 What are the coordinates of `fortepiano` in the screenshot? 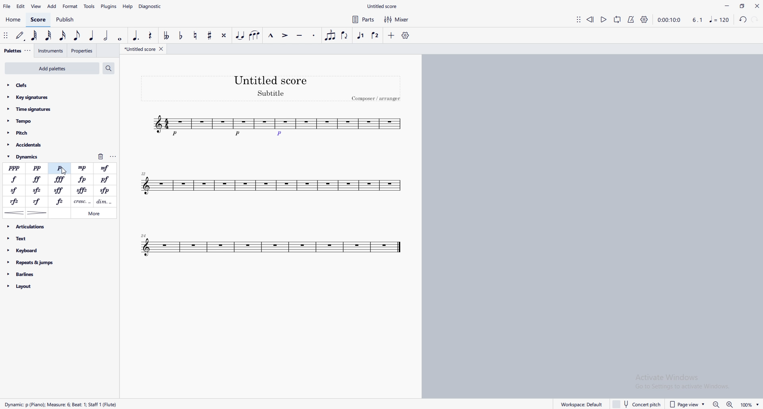 It's located at (83, 179).